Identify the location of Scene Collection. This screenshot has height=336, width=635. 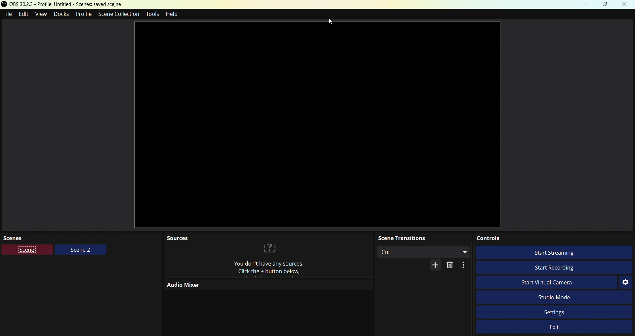
(119, 14).